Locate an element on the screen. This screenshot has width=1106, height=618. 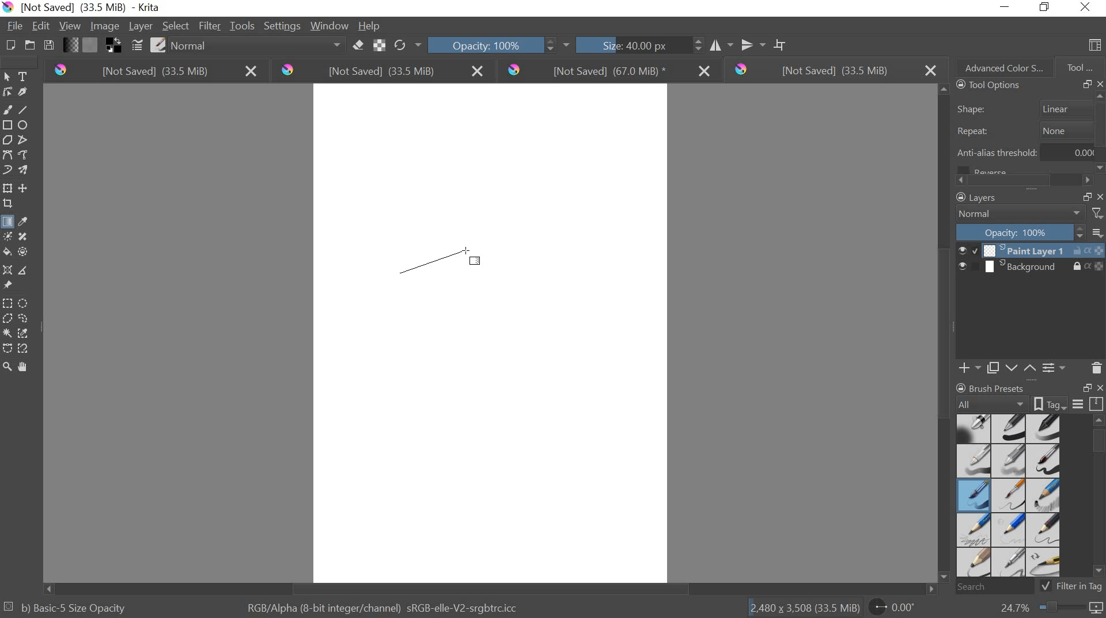
RESTORE DOWN is located at coordinates (1088, 388).